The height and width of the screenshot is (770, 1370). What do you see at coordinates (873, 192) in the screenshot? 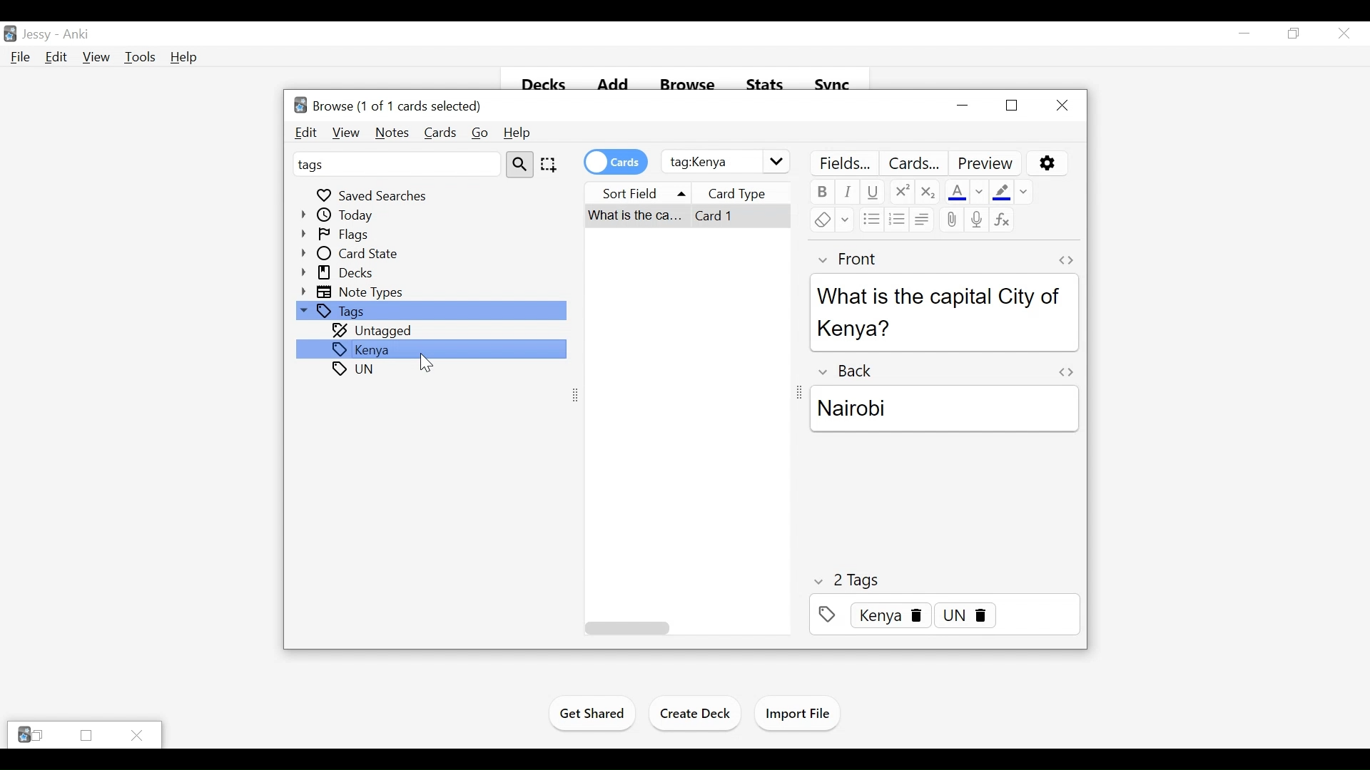
I see `Underline` at bounding box center [873, 192].